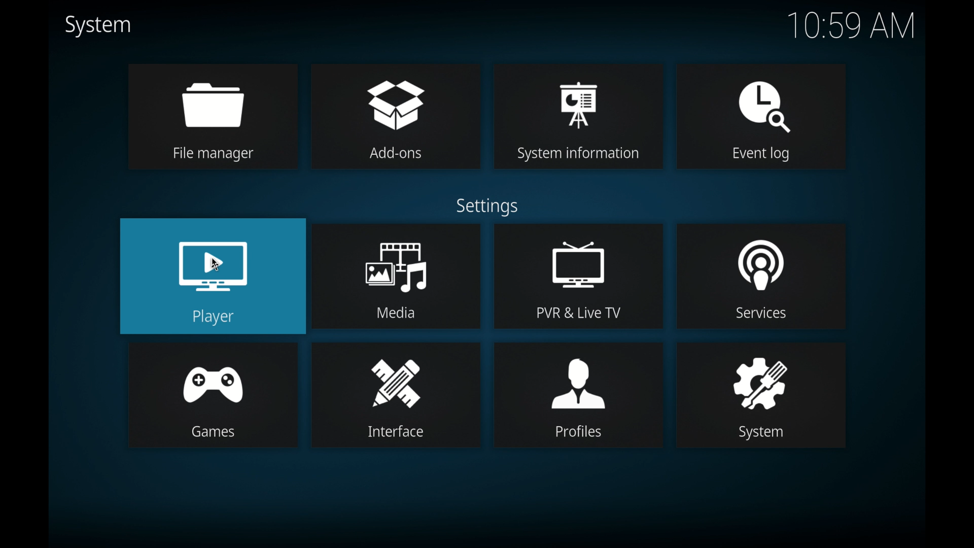 This screenshot has height=548, width=974. I want to click on add-ons, so click(396, 116).